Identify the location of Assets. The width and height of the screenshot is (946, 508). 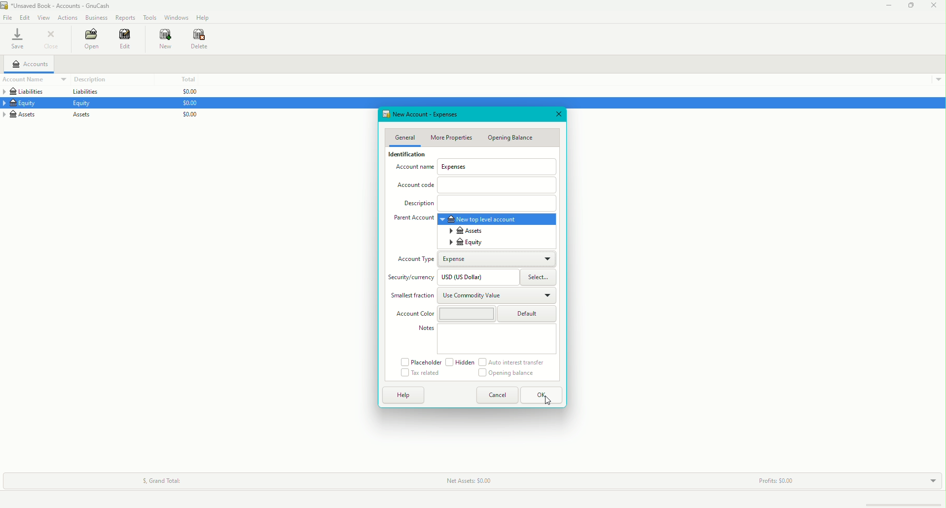
(29, 114).